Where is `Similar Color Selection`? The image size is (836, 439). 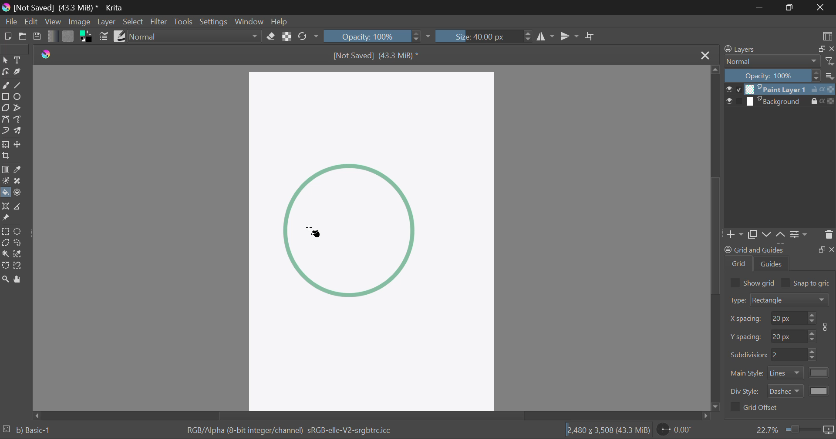 Similar Color Selection is located at coordinates (18, 255).